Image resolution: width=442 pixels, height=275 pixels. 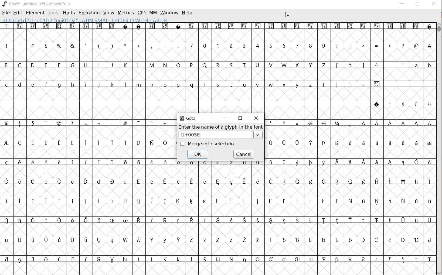 I want to click on RESTORE DOWN, so click(x=240, y=118).